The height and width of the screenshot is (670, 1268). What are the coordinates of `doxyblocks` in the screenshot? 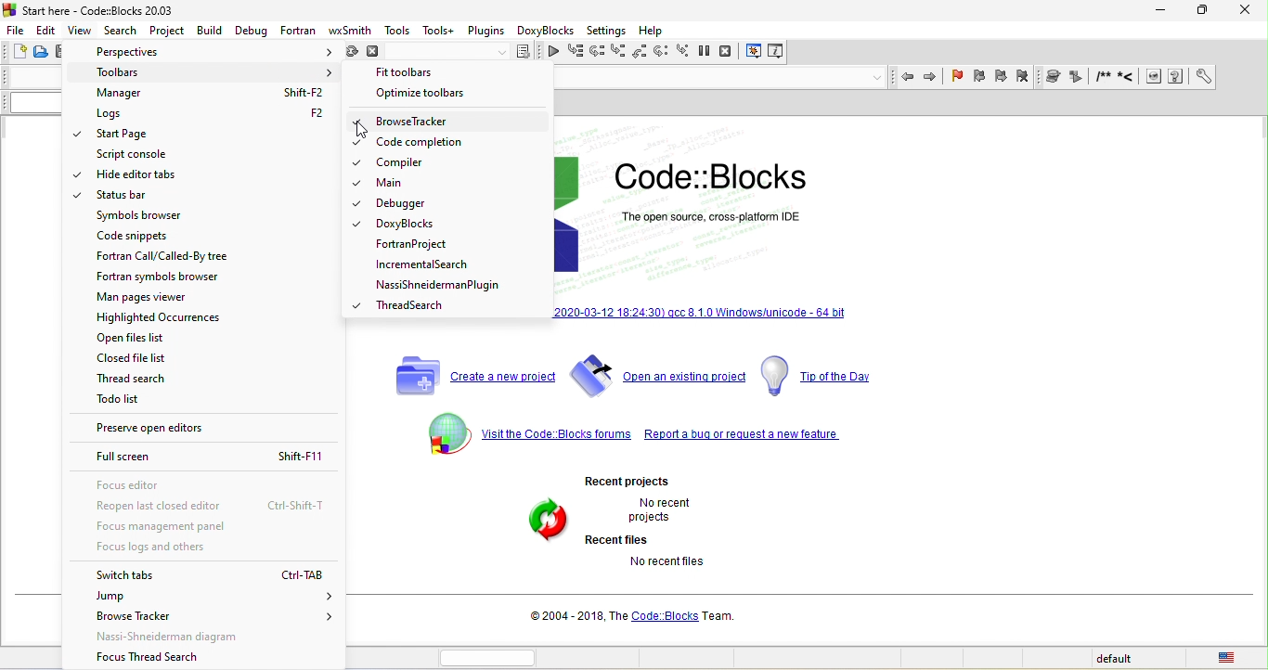 It's located at (549, 30).